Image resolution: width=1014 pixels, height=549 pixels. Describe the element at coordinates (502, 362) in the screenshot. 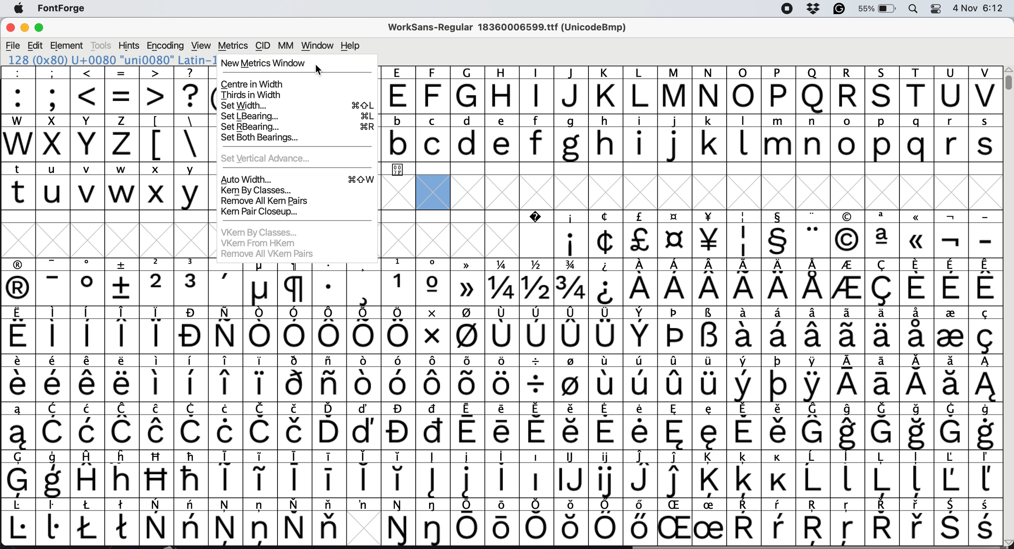

I see `special characters` at that location.